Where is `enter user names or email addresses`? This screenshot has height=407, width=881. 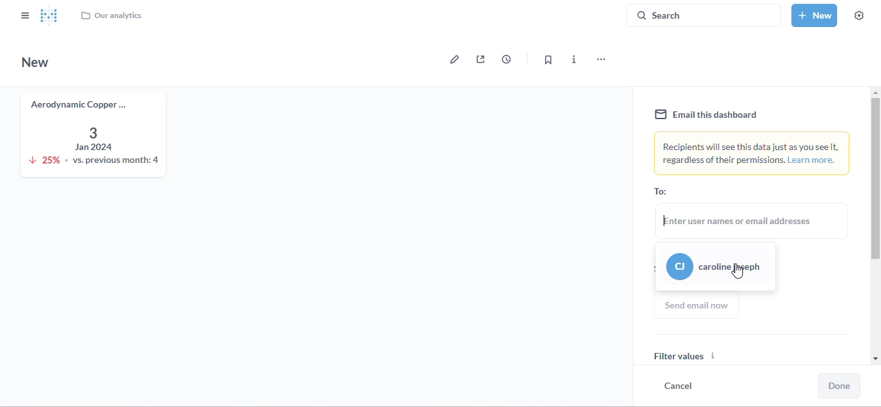 enter user names or email addresses is located at coordinates (754, 220).